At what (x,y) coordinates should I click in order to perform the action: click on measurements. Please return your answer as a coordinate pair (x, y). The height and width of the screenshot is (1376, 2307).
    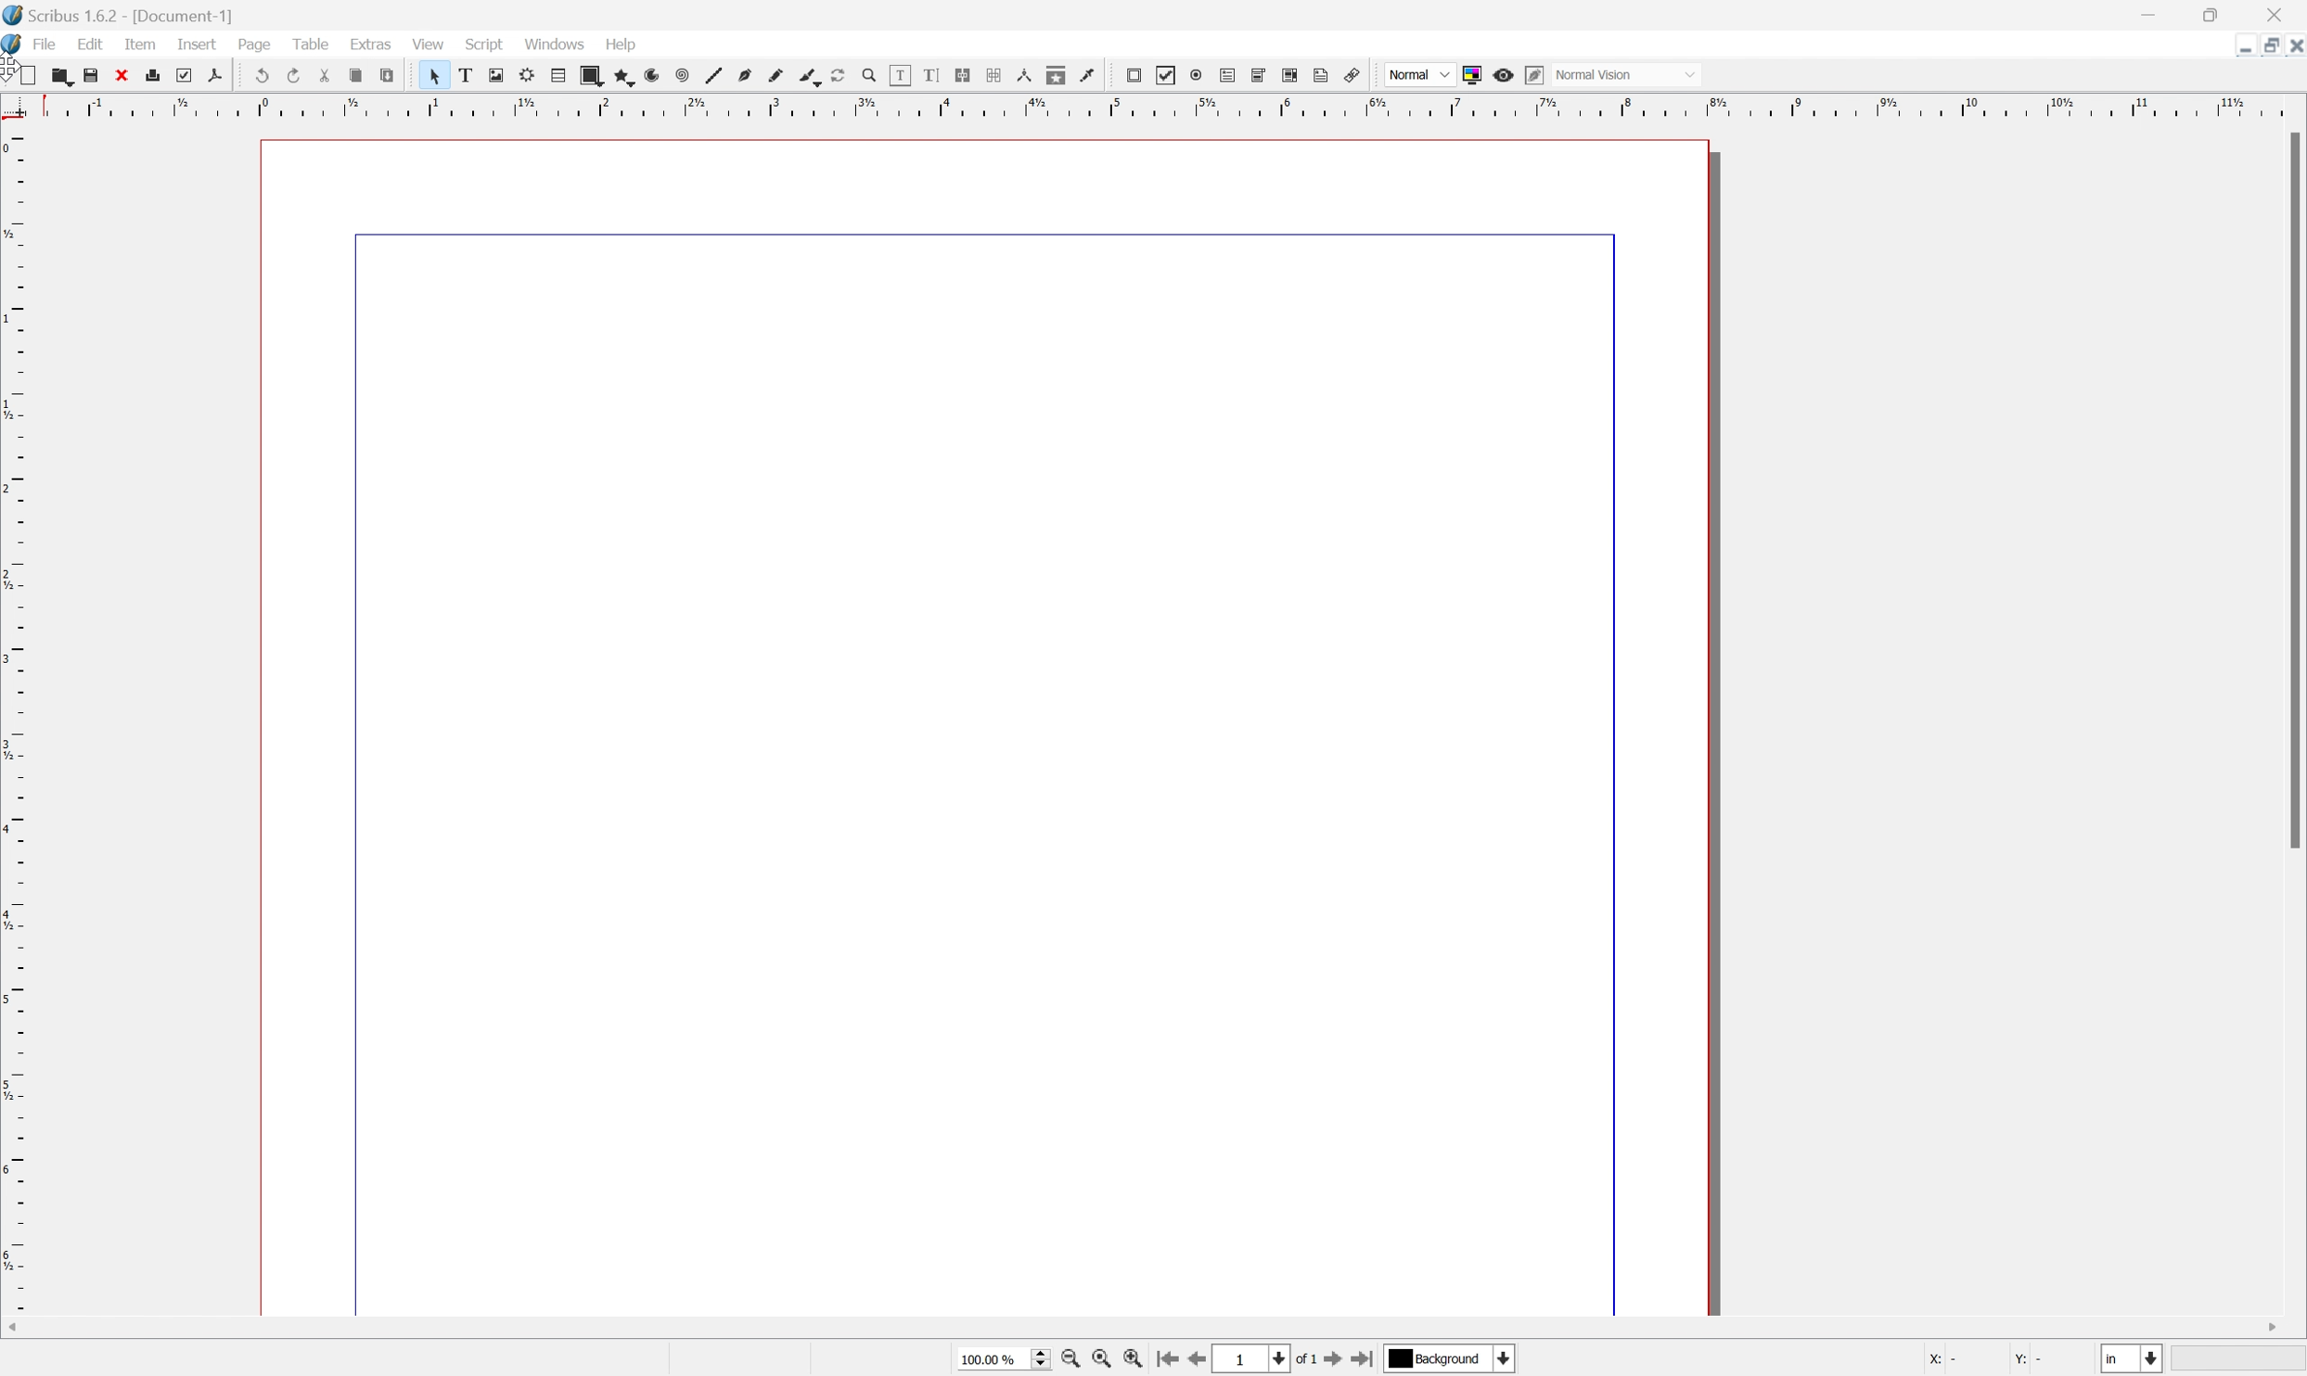
    Looking at the image, I should click on (1023, 77).